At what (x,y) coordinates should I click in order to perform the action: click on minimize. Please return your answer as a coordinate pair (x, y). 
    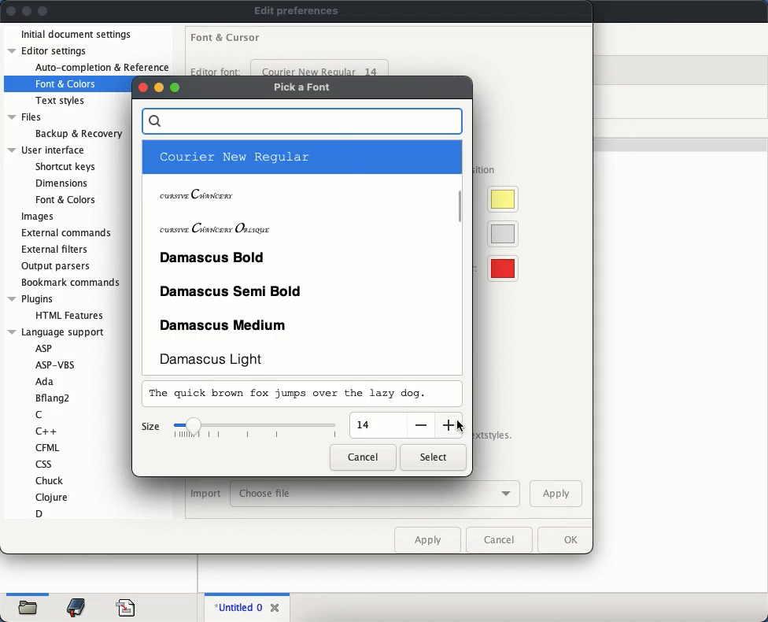
    Looking at the image, I should click on (159, 87).